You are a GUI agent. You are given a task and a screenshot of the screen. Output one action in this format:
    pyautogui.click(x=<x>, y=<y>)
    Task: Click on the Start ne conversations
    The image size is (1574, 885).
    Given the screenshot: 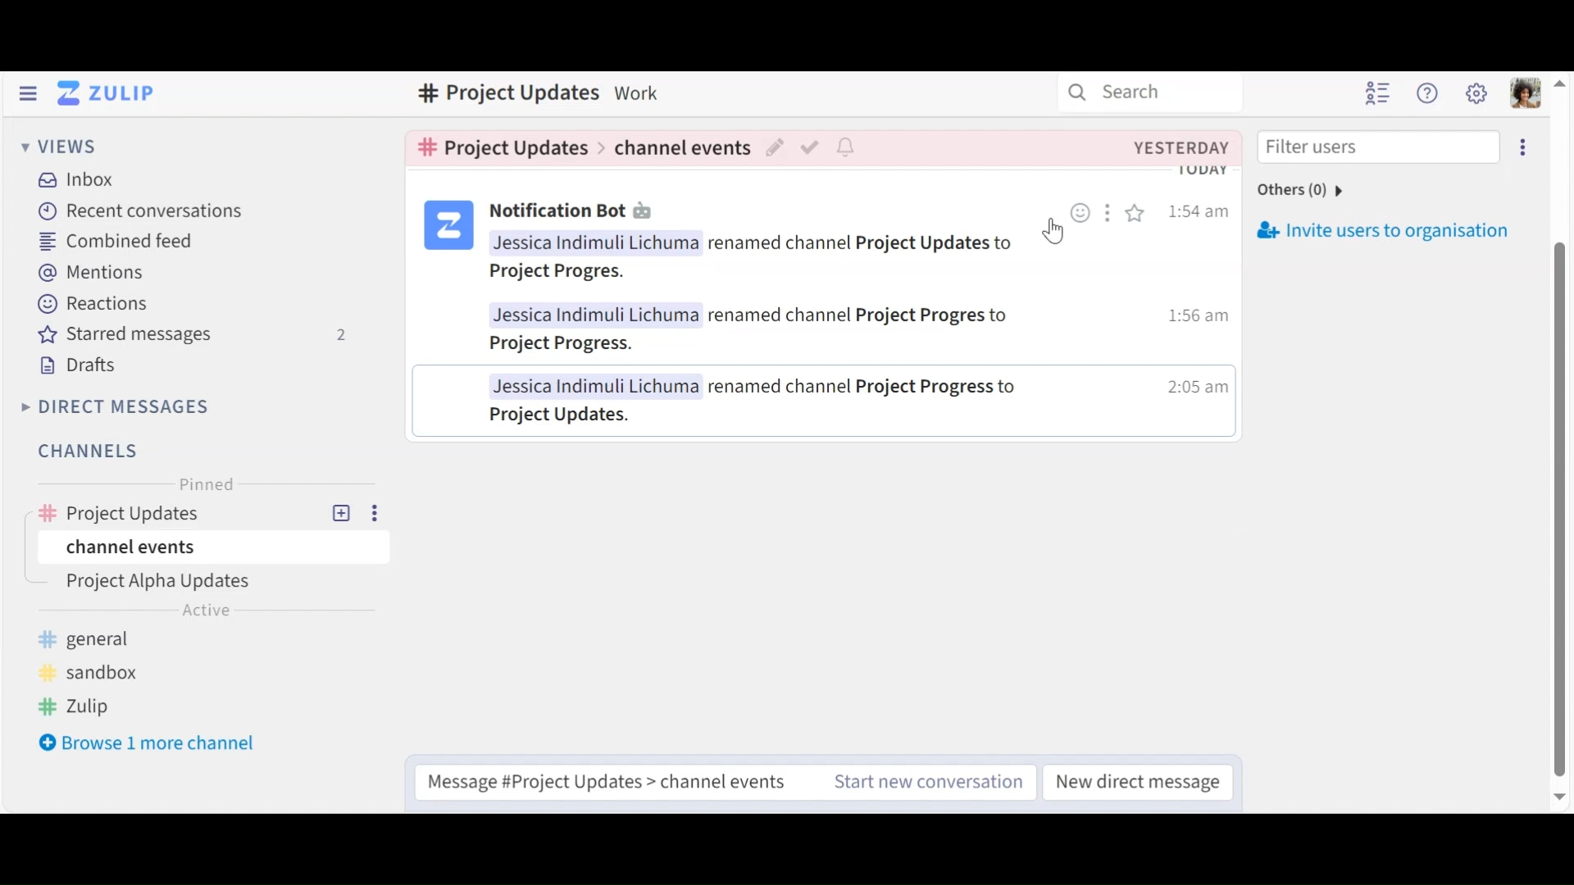 What is the action you would take?
    pyautogui.click(x=924, y=783)
    